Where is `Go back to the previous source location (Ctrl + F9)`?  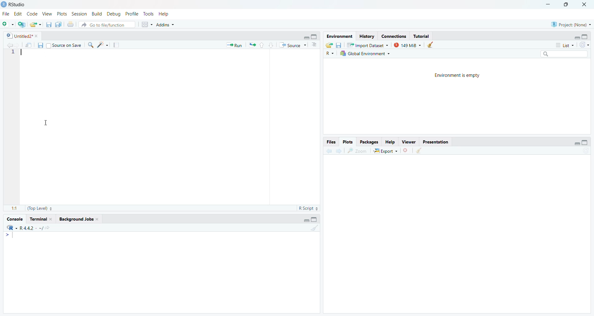
Go back to the previous source location (Ctrl + F9) is located at coordinates (328, 151).